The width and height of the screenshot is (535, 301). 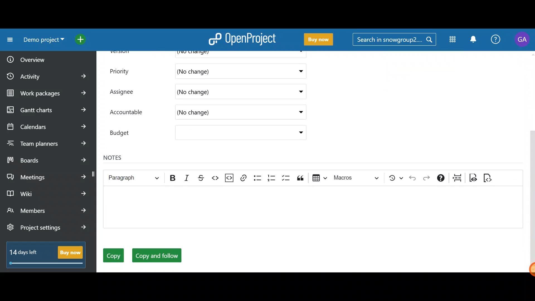 I want to click on OpenProject, so click(x=241, y=38).